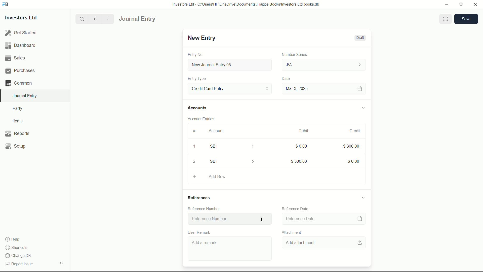 The height and width of the screenshot is (272, 483). What do you see at coordinates (26, 18) in the screenshot?
I see `Investors Ltd` at bounding box center [26, 18].